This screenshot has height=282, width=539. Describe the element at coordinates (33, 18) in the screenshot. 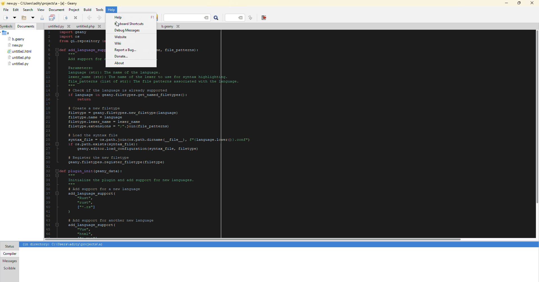

I see `open` at that location.